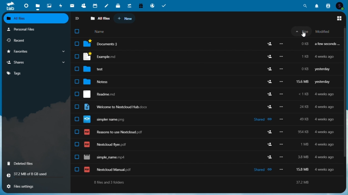  What do you see at coordinates (345, 92) in the screenshot?
I see `Vertical scrollbar` at bounding box center [345, 92].